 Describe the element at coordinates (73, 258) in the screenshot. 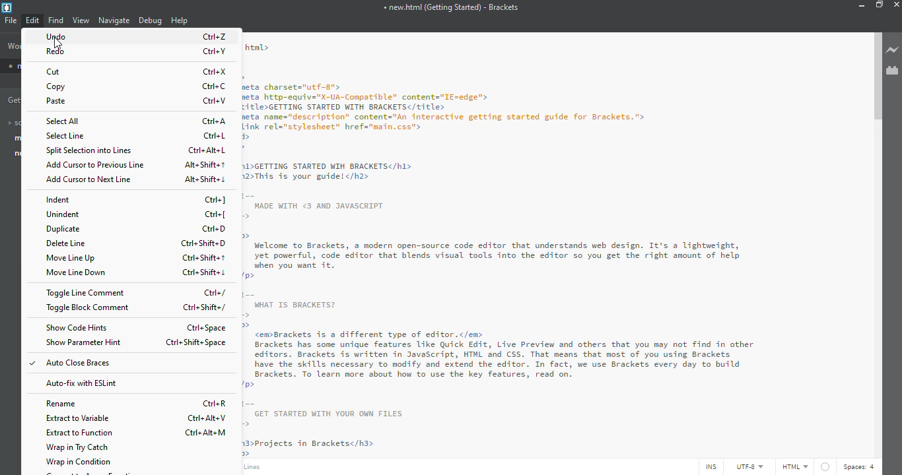

I see `move line up` at that location.